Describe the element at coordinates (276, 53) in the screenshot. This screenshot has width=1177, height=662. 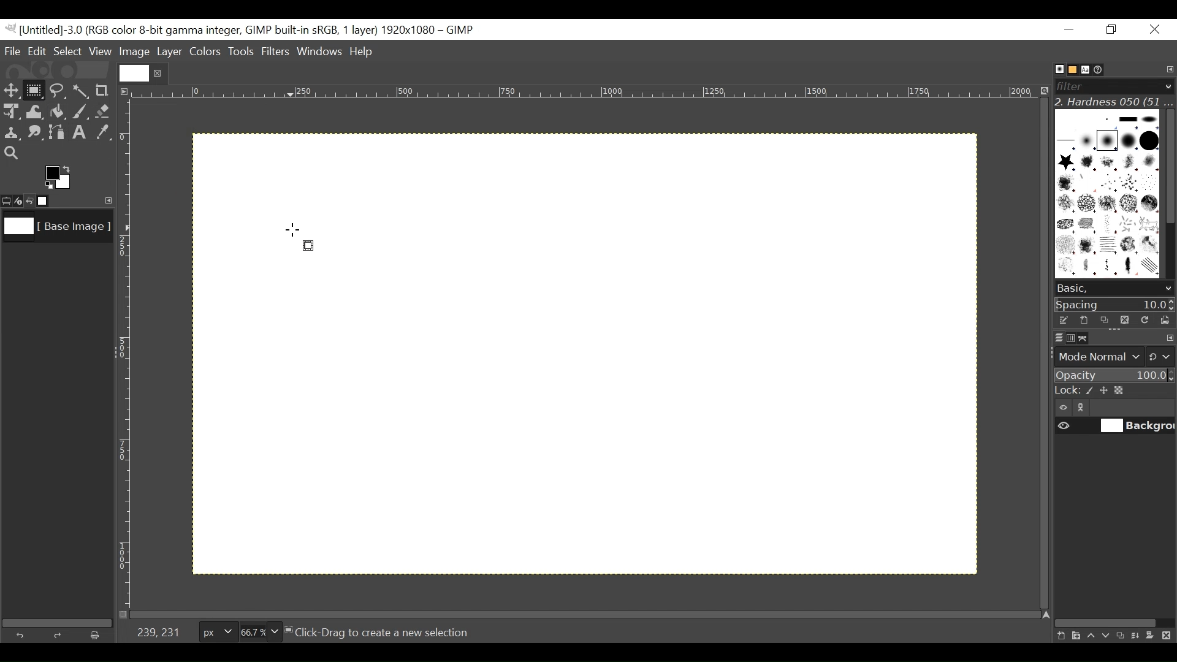
I see `Filters` at that location.